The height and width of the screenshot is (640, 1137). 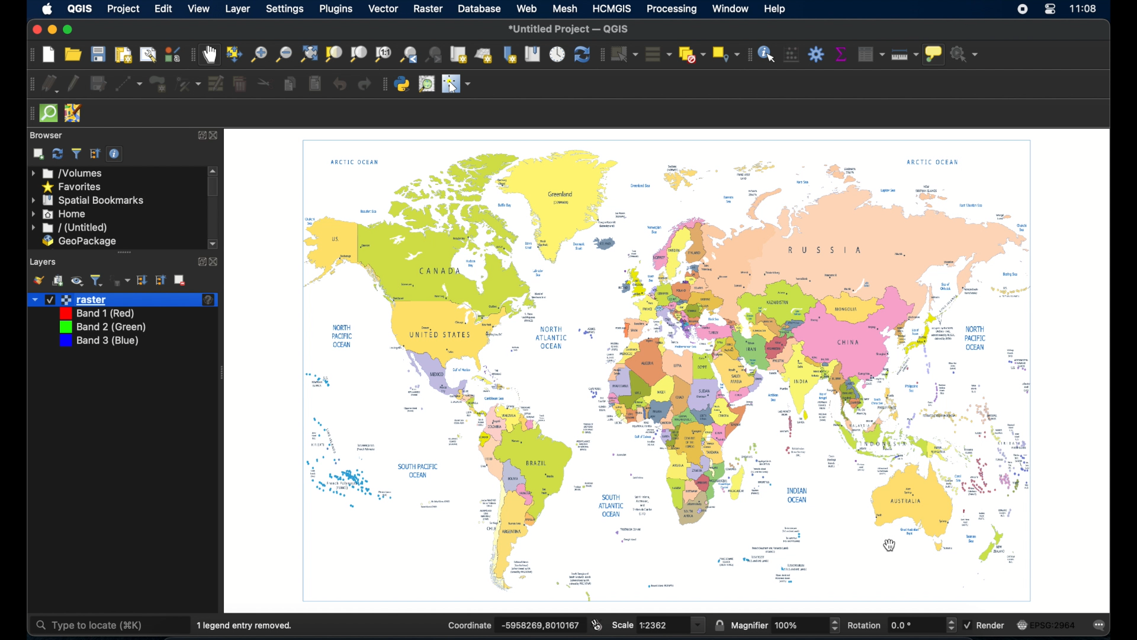 What do you see at coordinates (73, 113) in the screenshot?
I see `josh remote` at bounding box center [73, 113].